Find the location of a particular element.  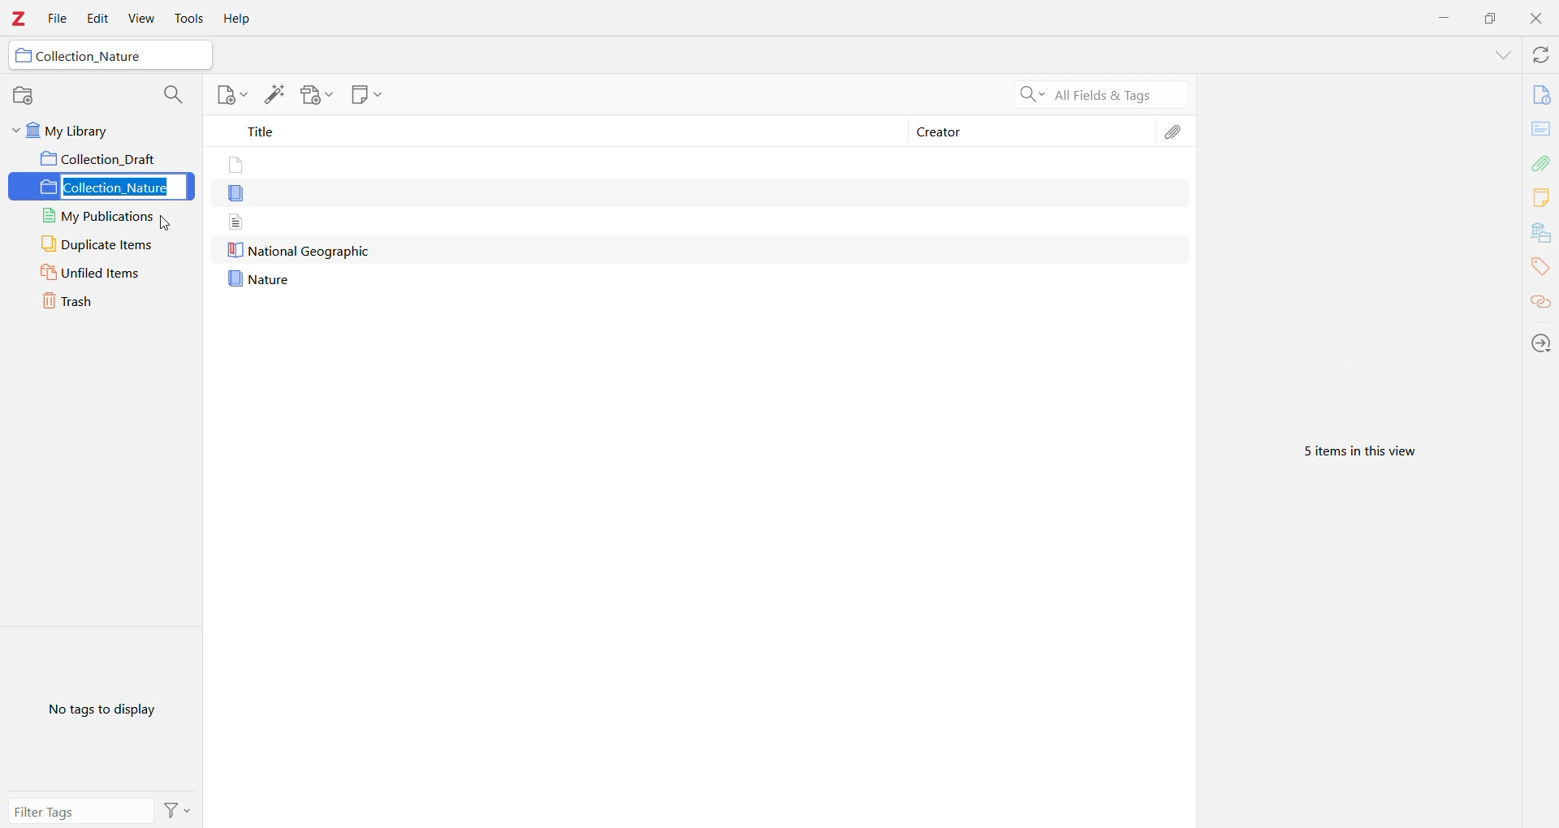

Close is located at coordinates (1536, 19).